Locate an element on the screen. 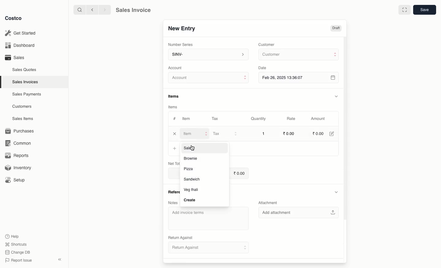  Tax is located at coordinates (215, 117).